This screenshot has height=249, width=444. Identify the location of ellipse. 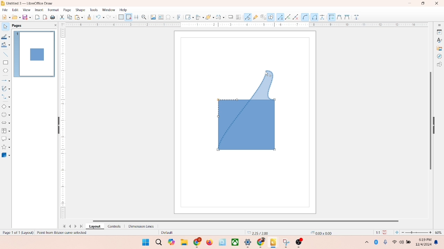
(6, 71).